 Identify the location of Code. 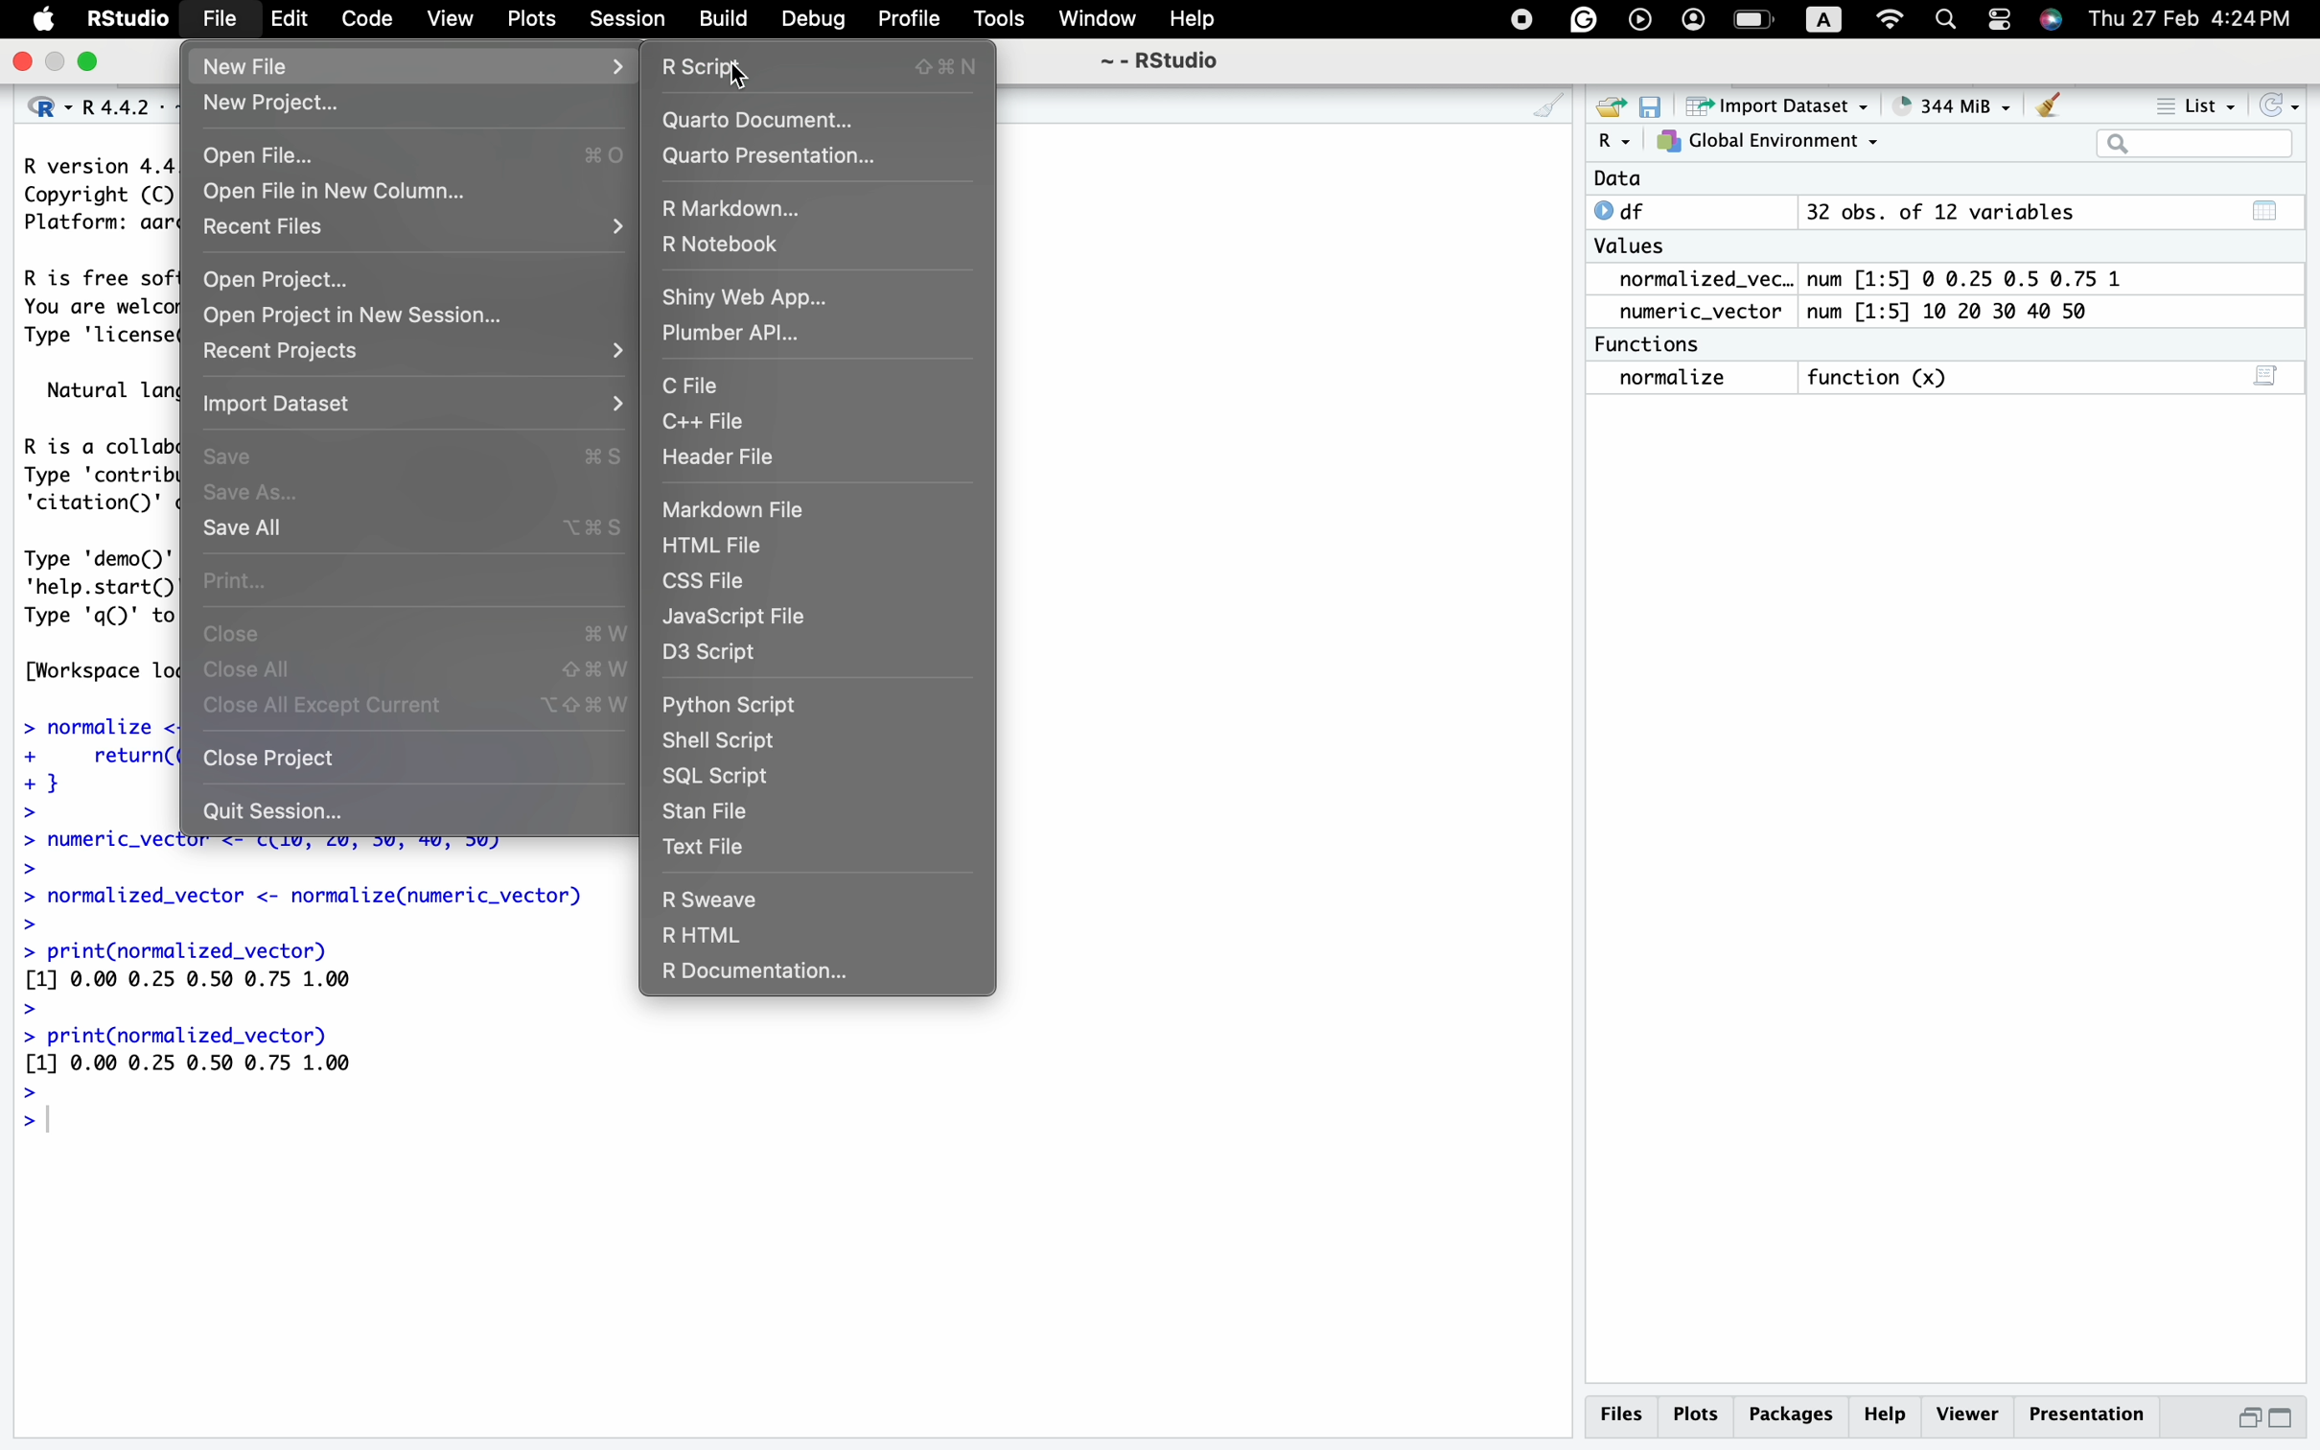
(364, 21).